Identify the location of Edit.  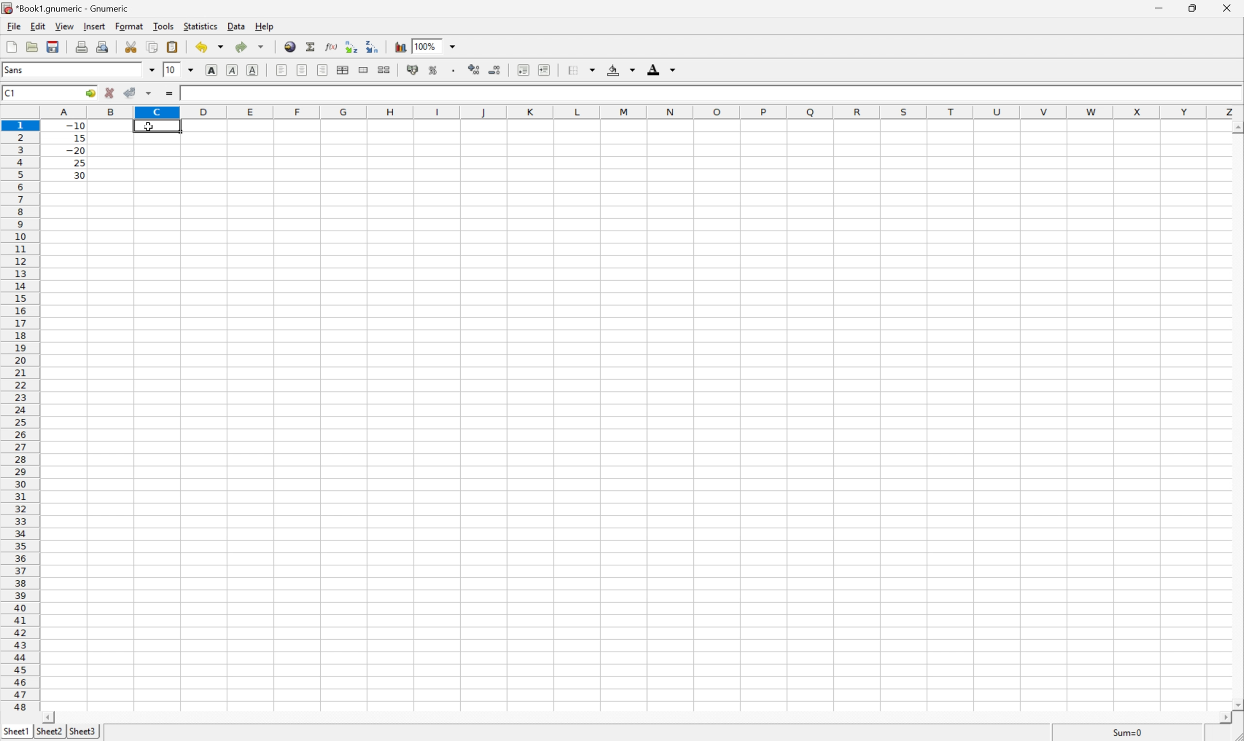
(39, 25).